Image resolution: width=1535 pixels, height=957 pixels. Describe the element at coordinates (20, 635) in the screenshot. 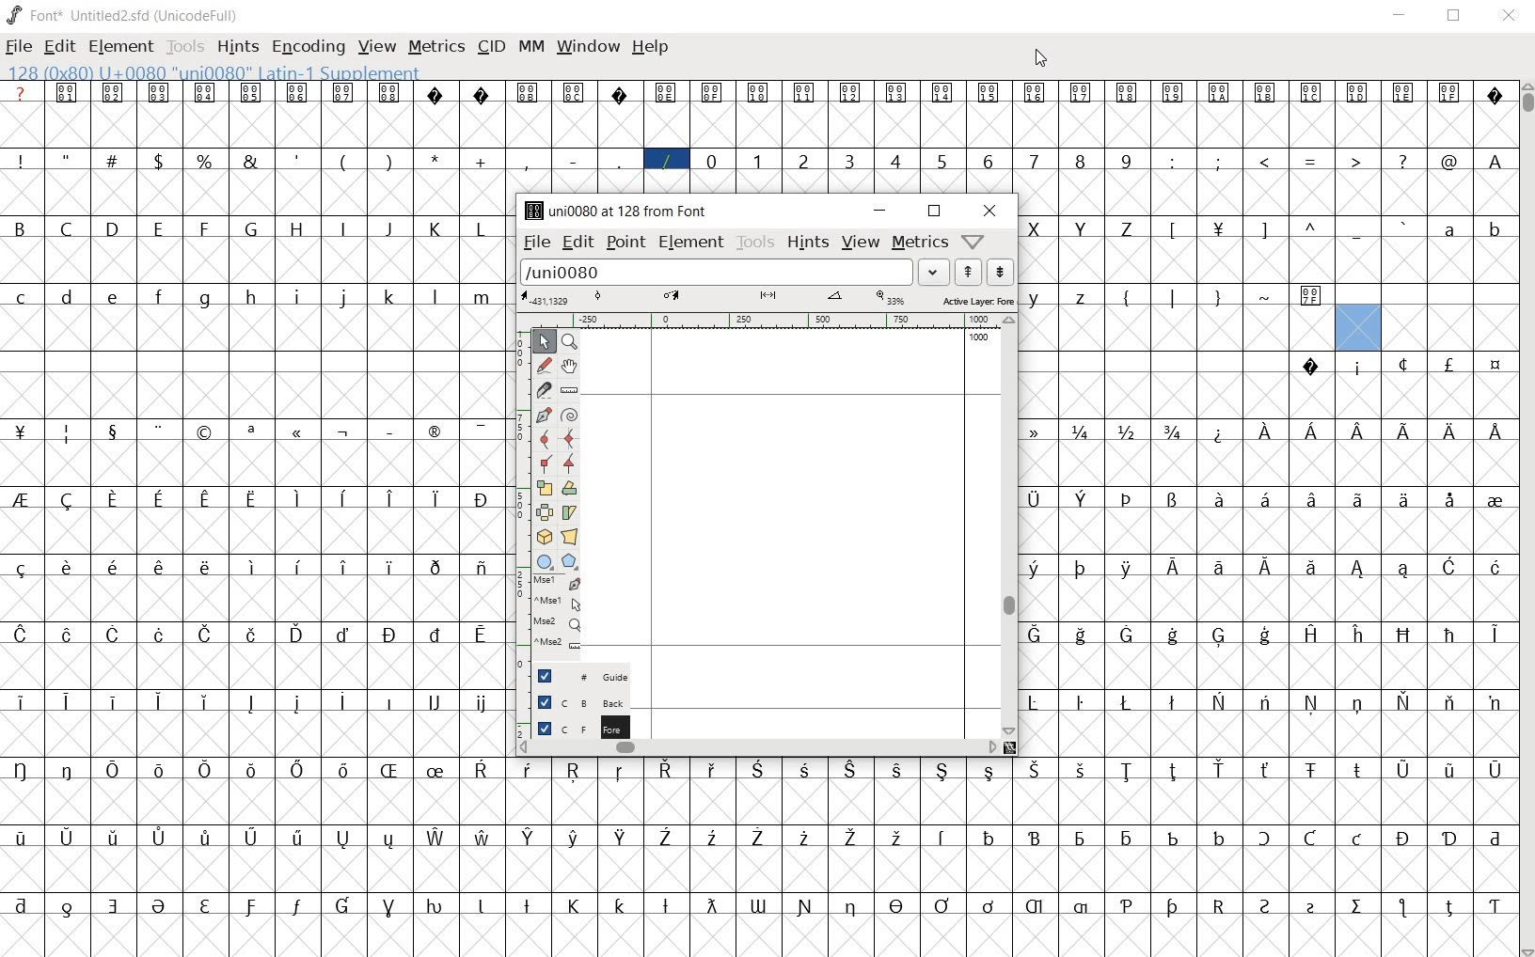

I see `glyph` at that location.